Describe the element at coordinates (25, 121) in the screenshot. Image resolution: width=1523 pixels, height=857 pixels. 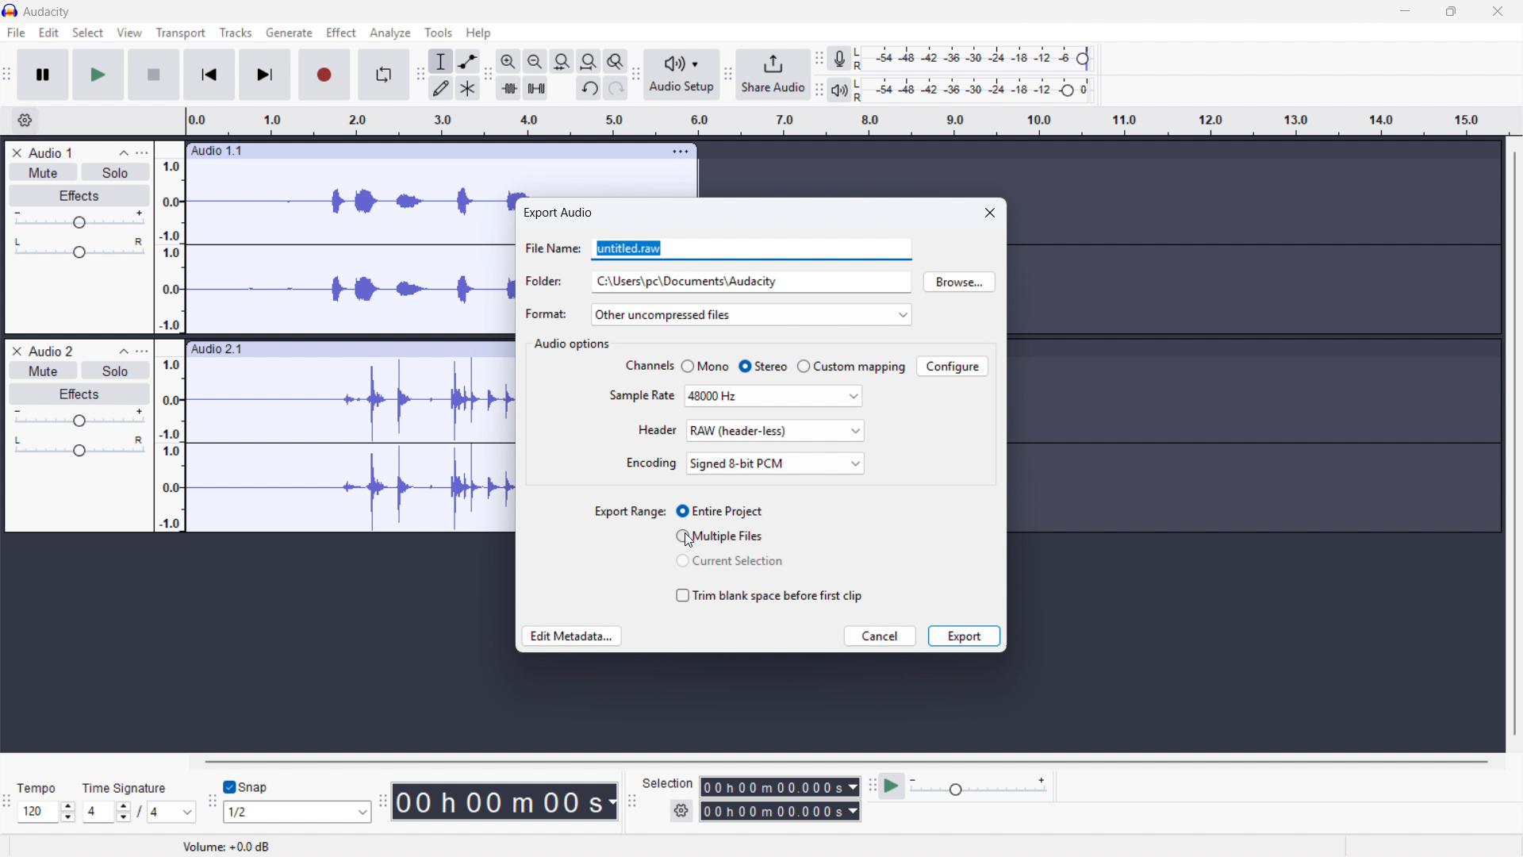
I see `Timeline settings ` at that location.